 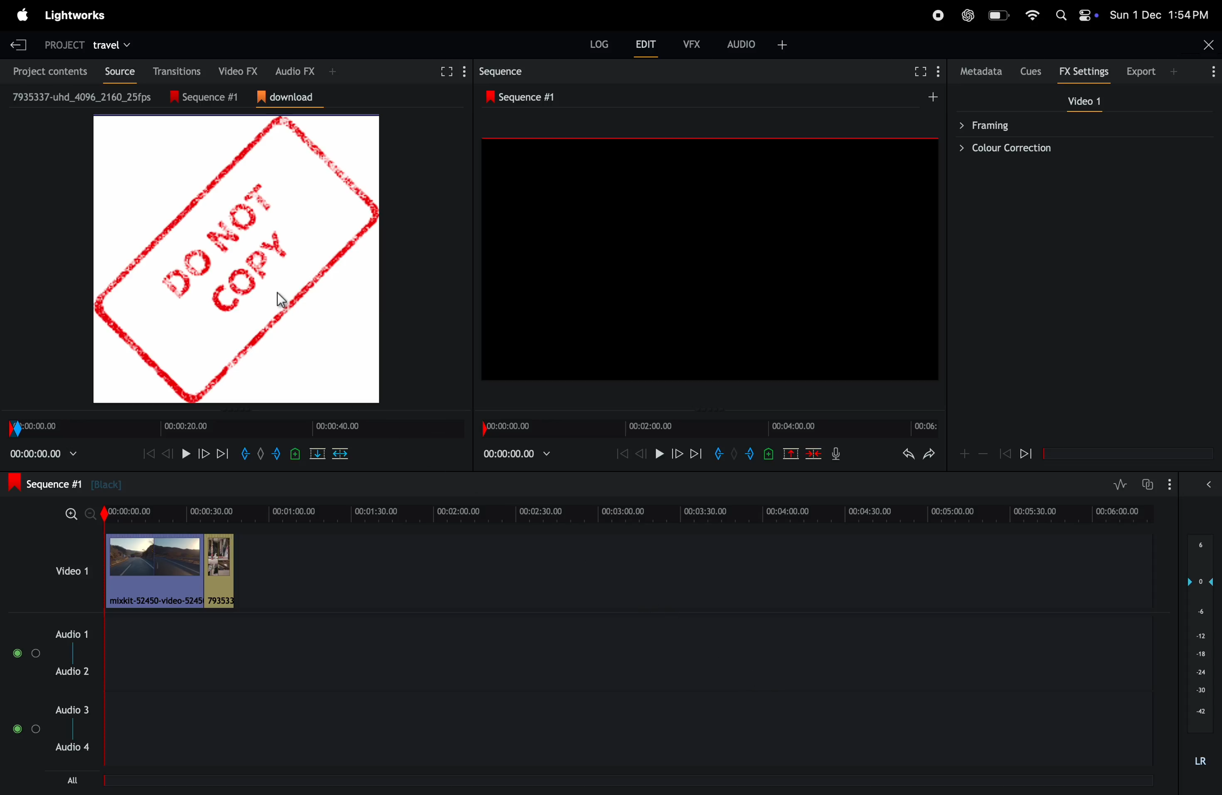 What do you see at coordinates (641, 453) in the screenshot?
I see `previous frame` at bounding box center [641, 453].